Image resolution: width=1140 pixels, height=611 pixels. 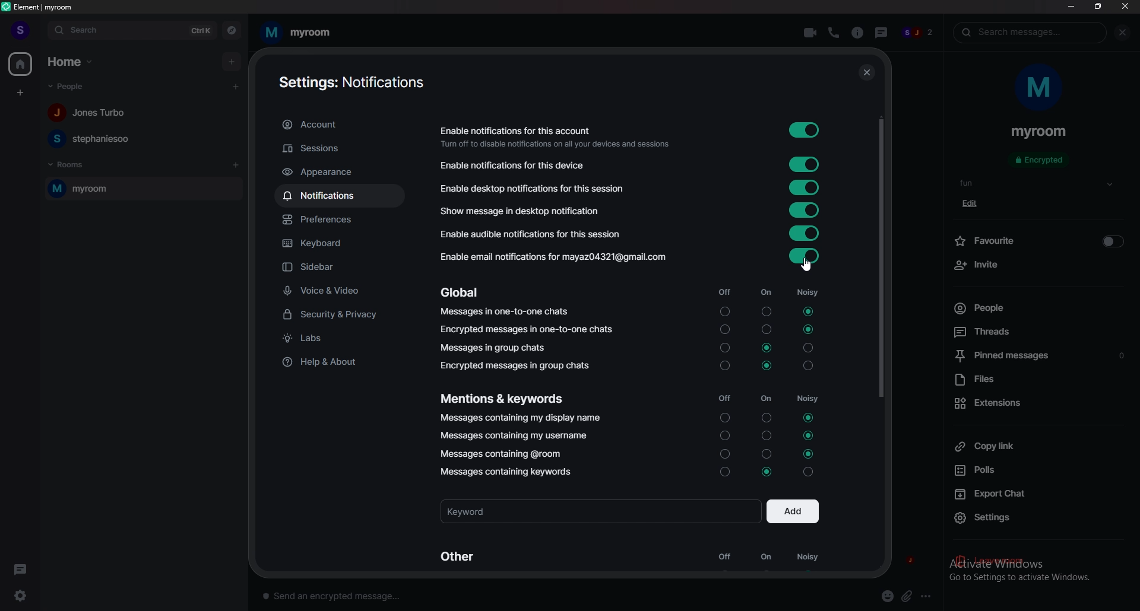 I want to click on video call, so click(x=811, y=31).